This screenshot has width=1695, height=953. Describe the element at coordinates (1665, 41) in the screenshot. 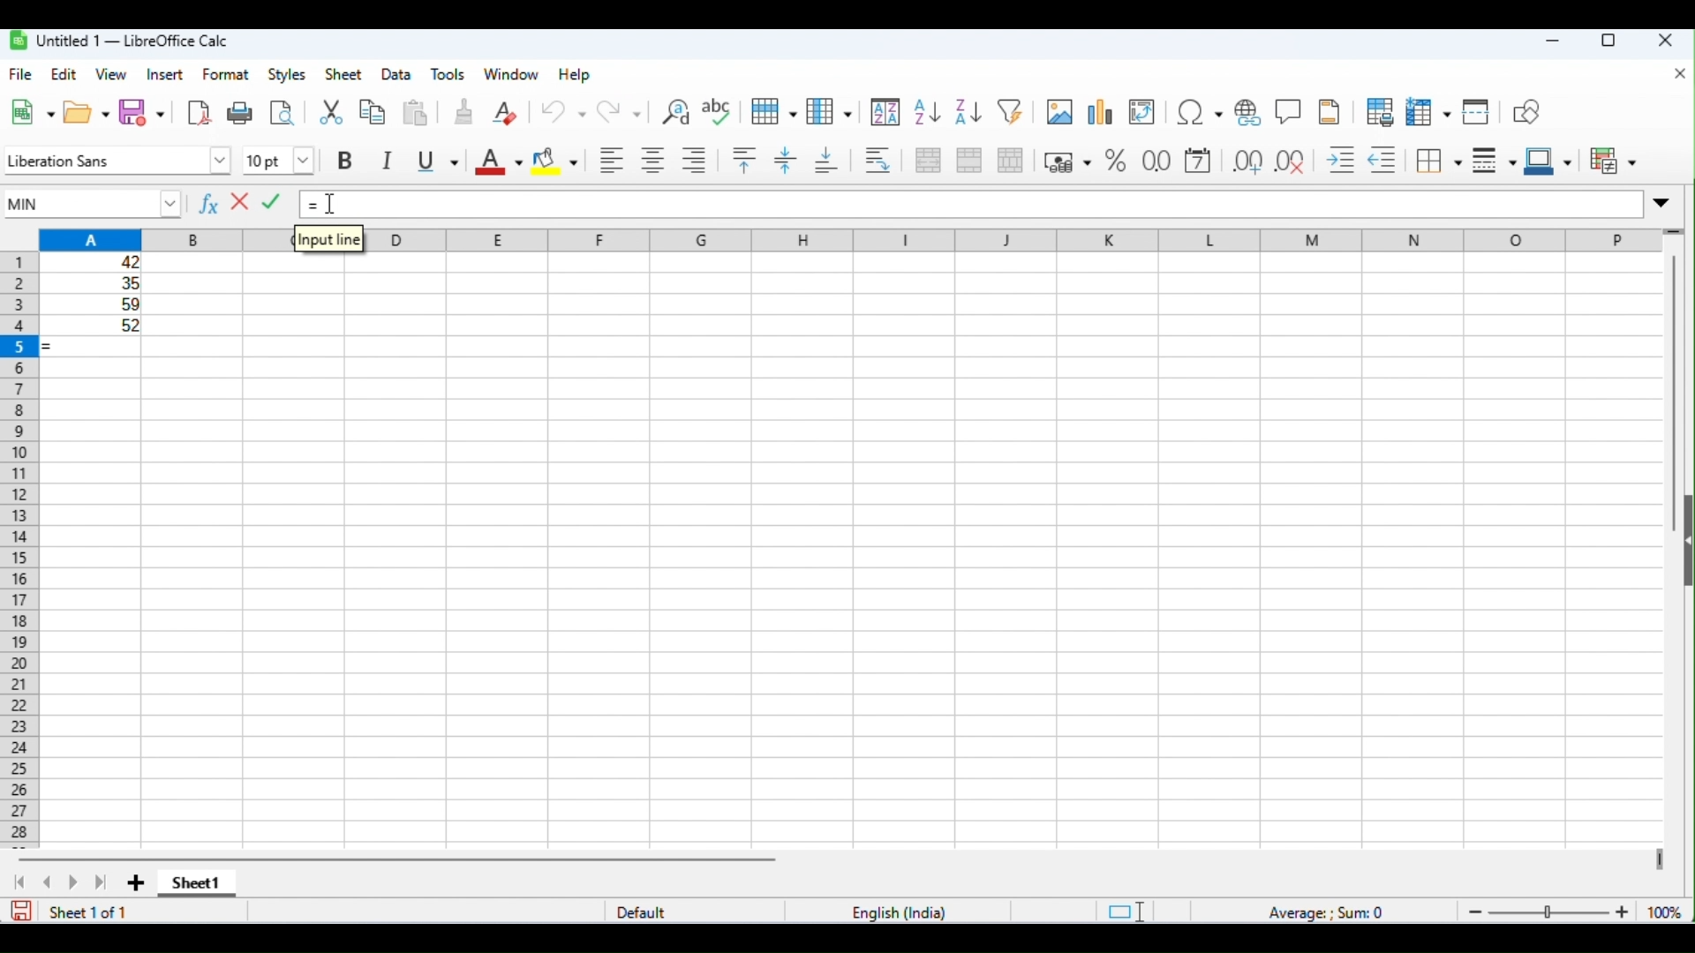

I see `close` at that location.